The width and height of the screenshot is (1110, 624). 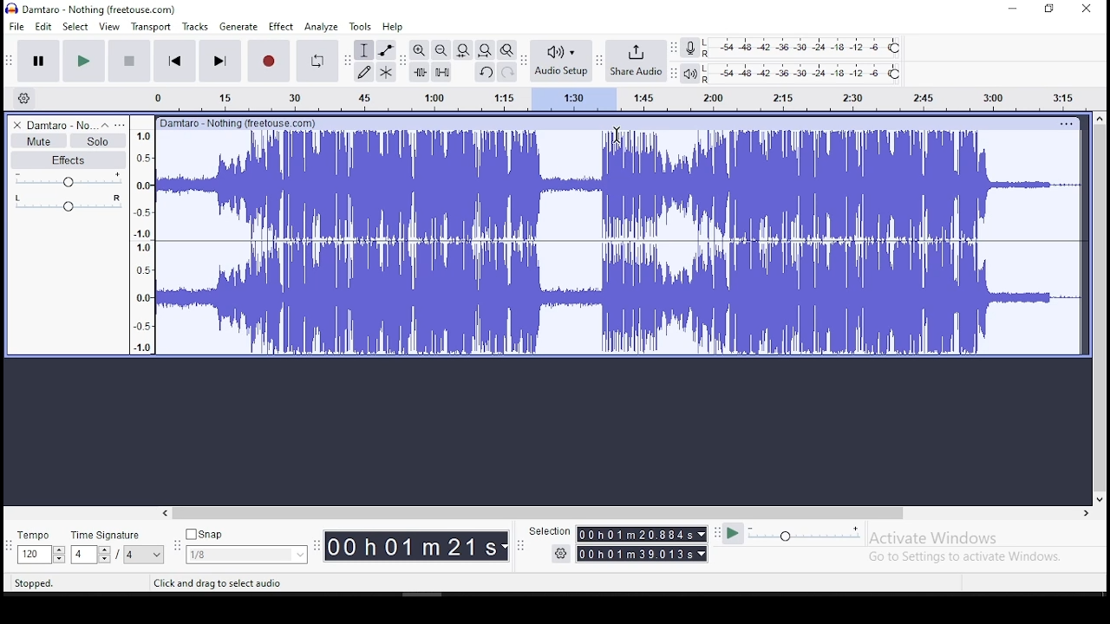 I want to click on , so click(x=7, y=545).